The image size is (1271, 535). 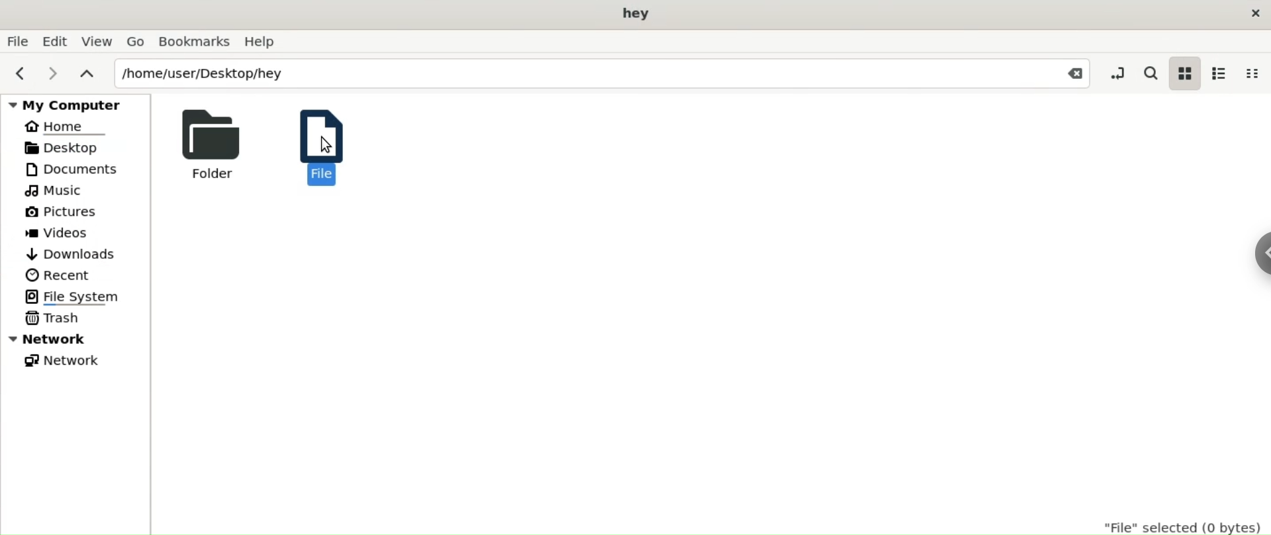 What do you see at coordinates (264, 42) in the screenshot?
I see `Help` at bounding box center [264, 42].